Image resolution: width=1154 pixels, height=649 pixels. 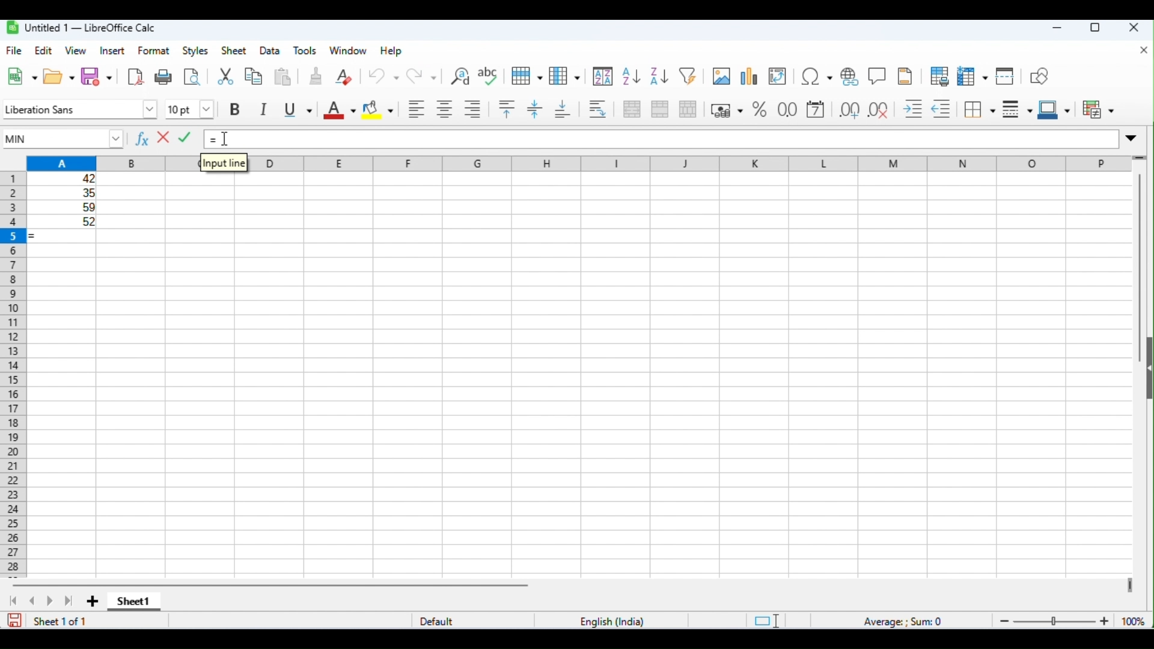 I want to click on row numbers, so click(x=14, y=374).